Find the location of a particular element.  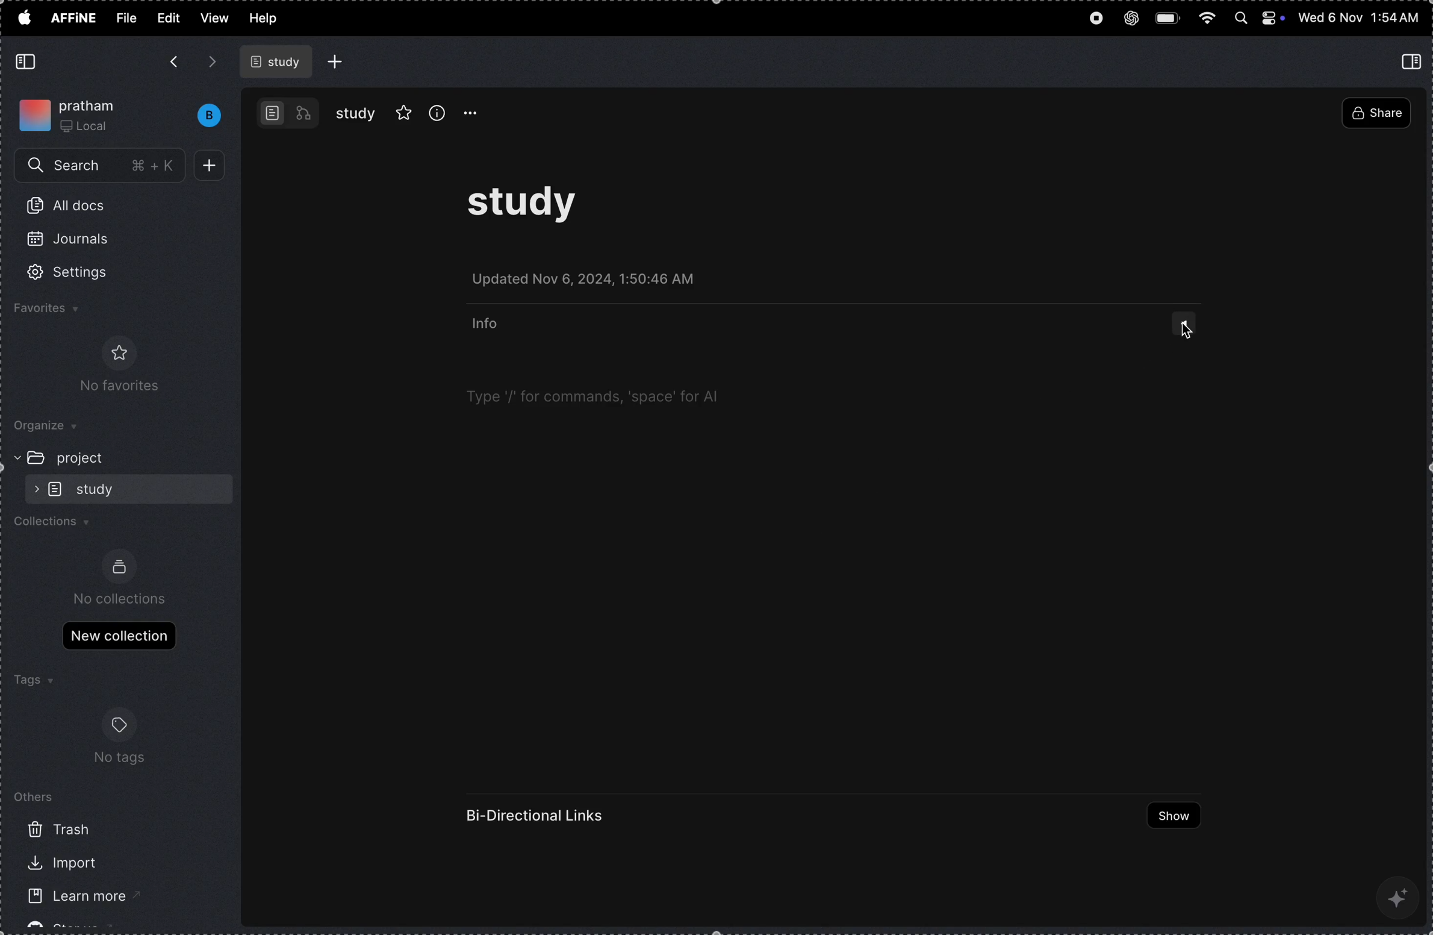

view is located at coordinates (214, 17).